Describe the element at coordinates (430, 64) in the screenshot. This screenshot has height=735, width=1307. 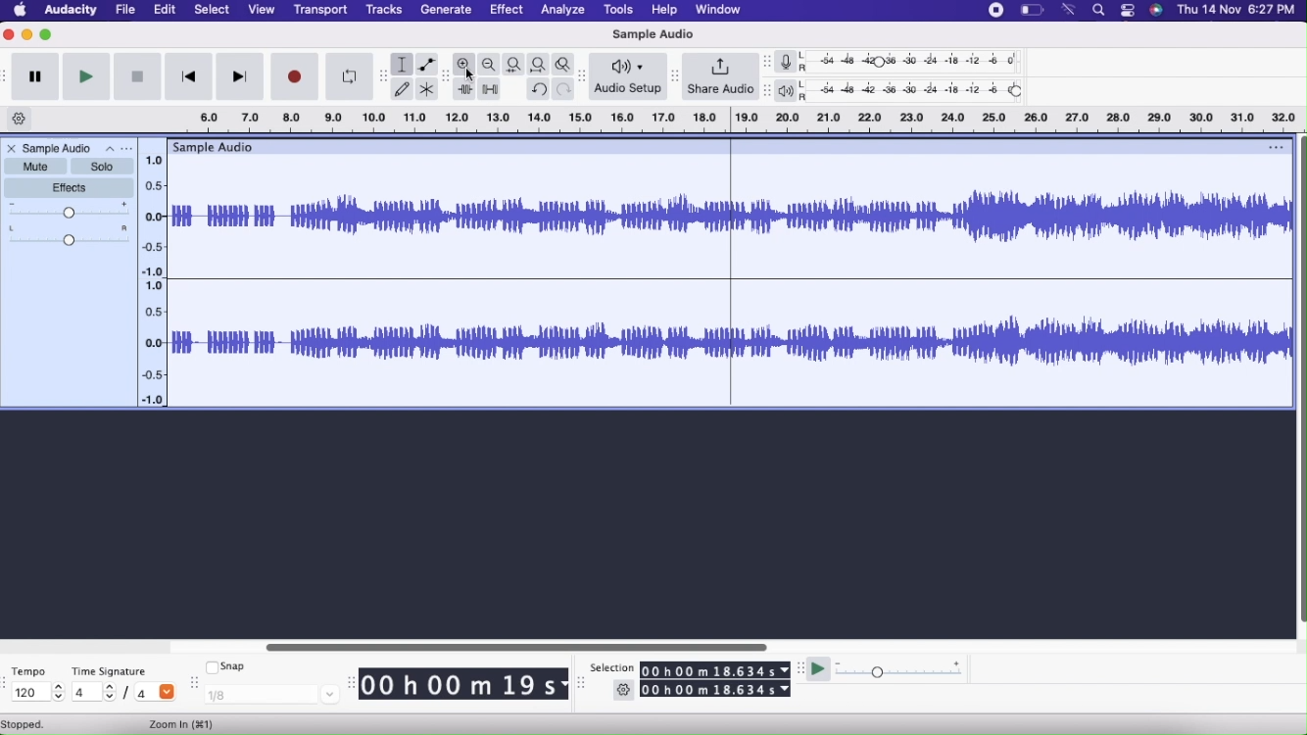
I see `Envelope tool` at that location.